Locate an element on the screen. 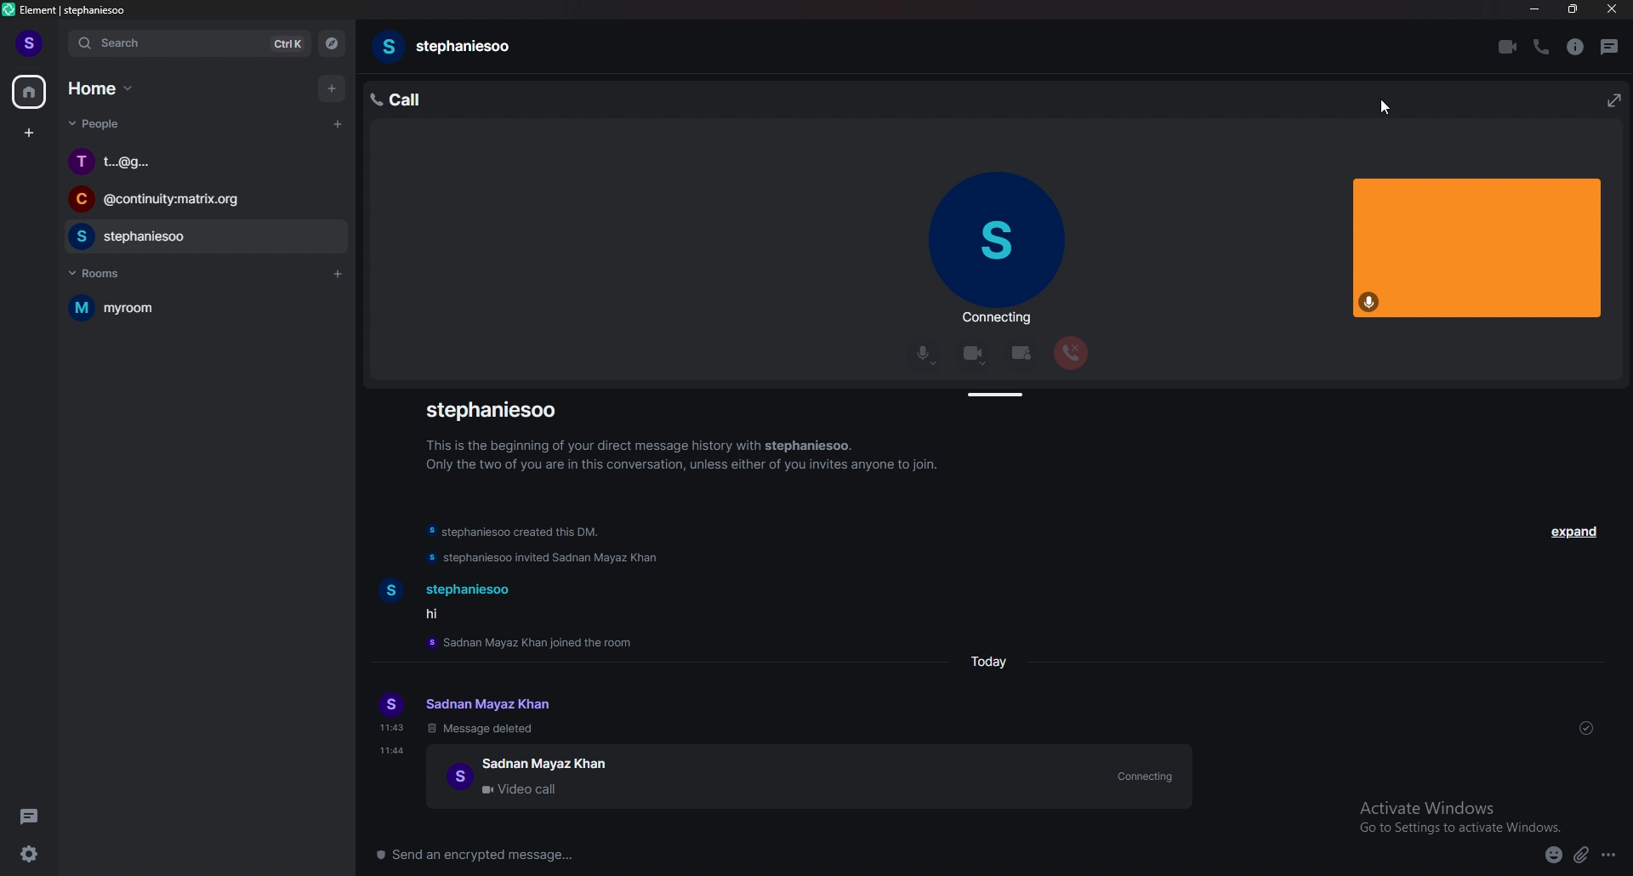 The width and height of the screenshot is (1633, 876). people is located at coordinates (98, 124).